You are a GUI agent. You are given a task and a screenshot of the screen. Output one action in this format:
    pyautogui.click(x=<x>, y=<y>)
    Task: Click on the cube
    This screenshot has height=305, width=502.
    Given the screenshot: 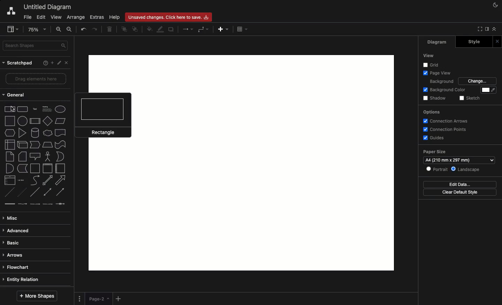 What is the action you would take?
    pyautogui.click(x=21, y=144)
    